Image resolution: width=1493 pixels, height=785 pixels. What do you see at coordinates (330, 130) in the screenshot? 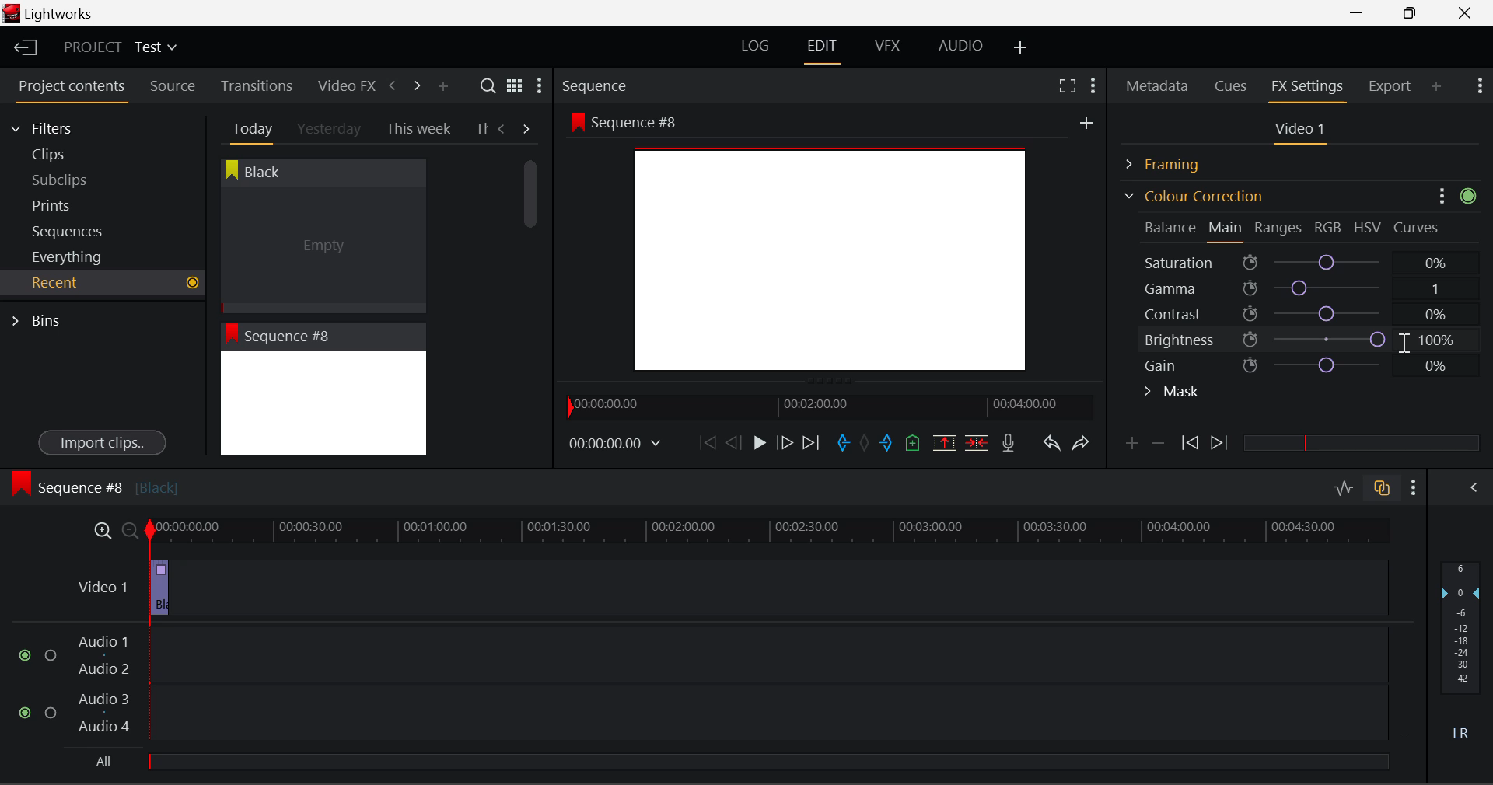
I see `Yesterday Tab` at bounding box center [330, 130].